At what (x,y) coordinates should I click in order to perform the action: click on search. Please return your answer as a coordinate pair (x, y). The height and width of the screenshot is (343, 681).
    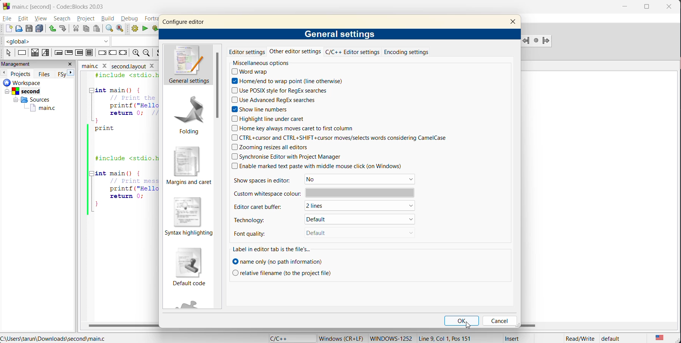
    Looking at the image, I should click on (63, 19).